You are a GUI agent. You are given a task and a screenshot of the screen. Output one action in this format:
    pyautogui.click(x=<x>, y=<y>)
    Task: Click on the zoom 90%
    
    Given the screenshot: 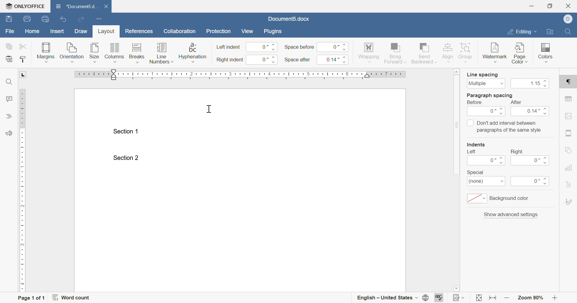 What is the action you would take?
    pyautogui.click(x=530, y=298)
    